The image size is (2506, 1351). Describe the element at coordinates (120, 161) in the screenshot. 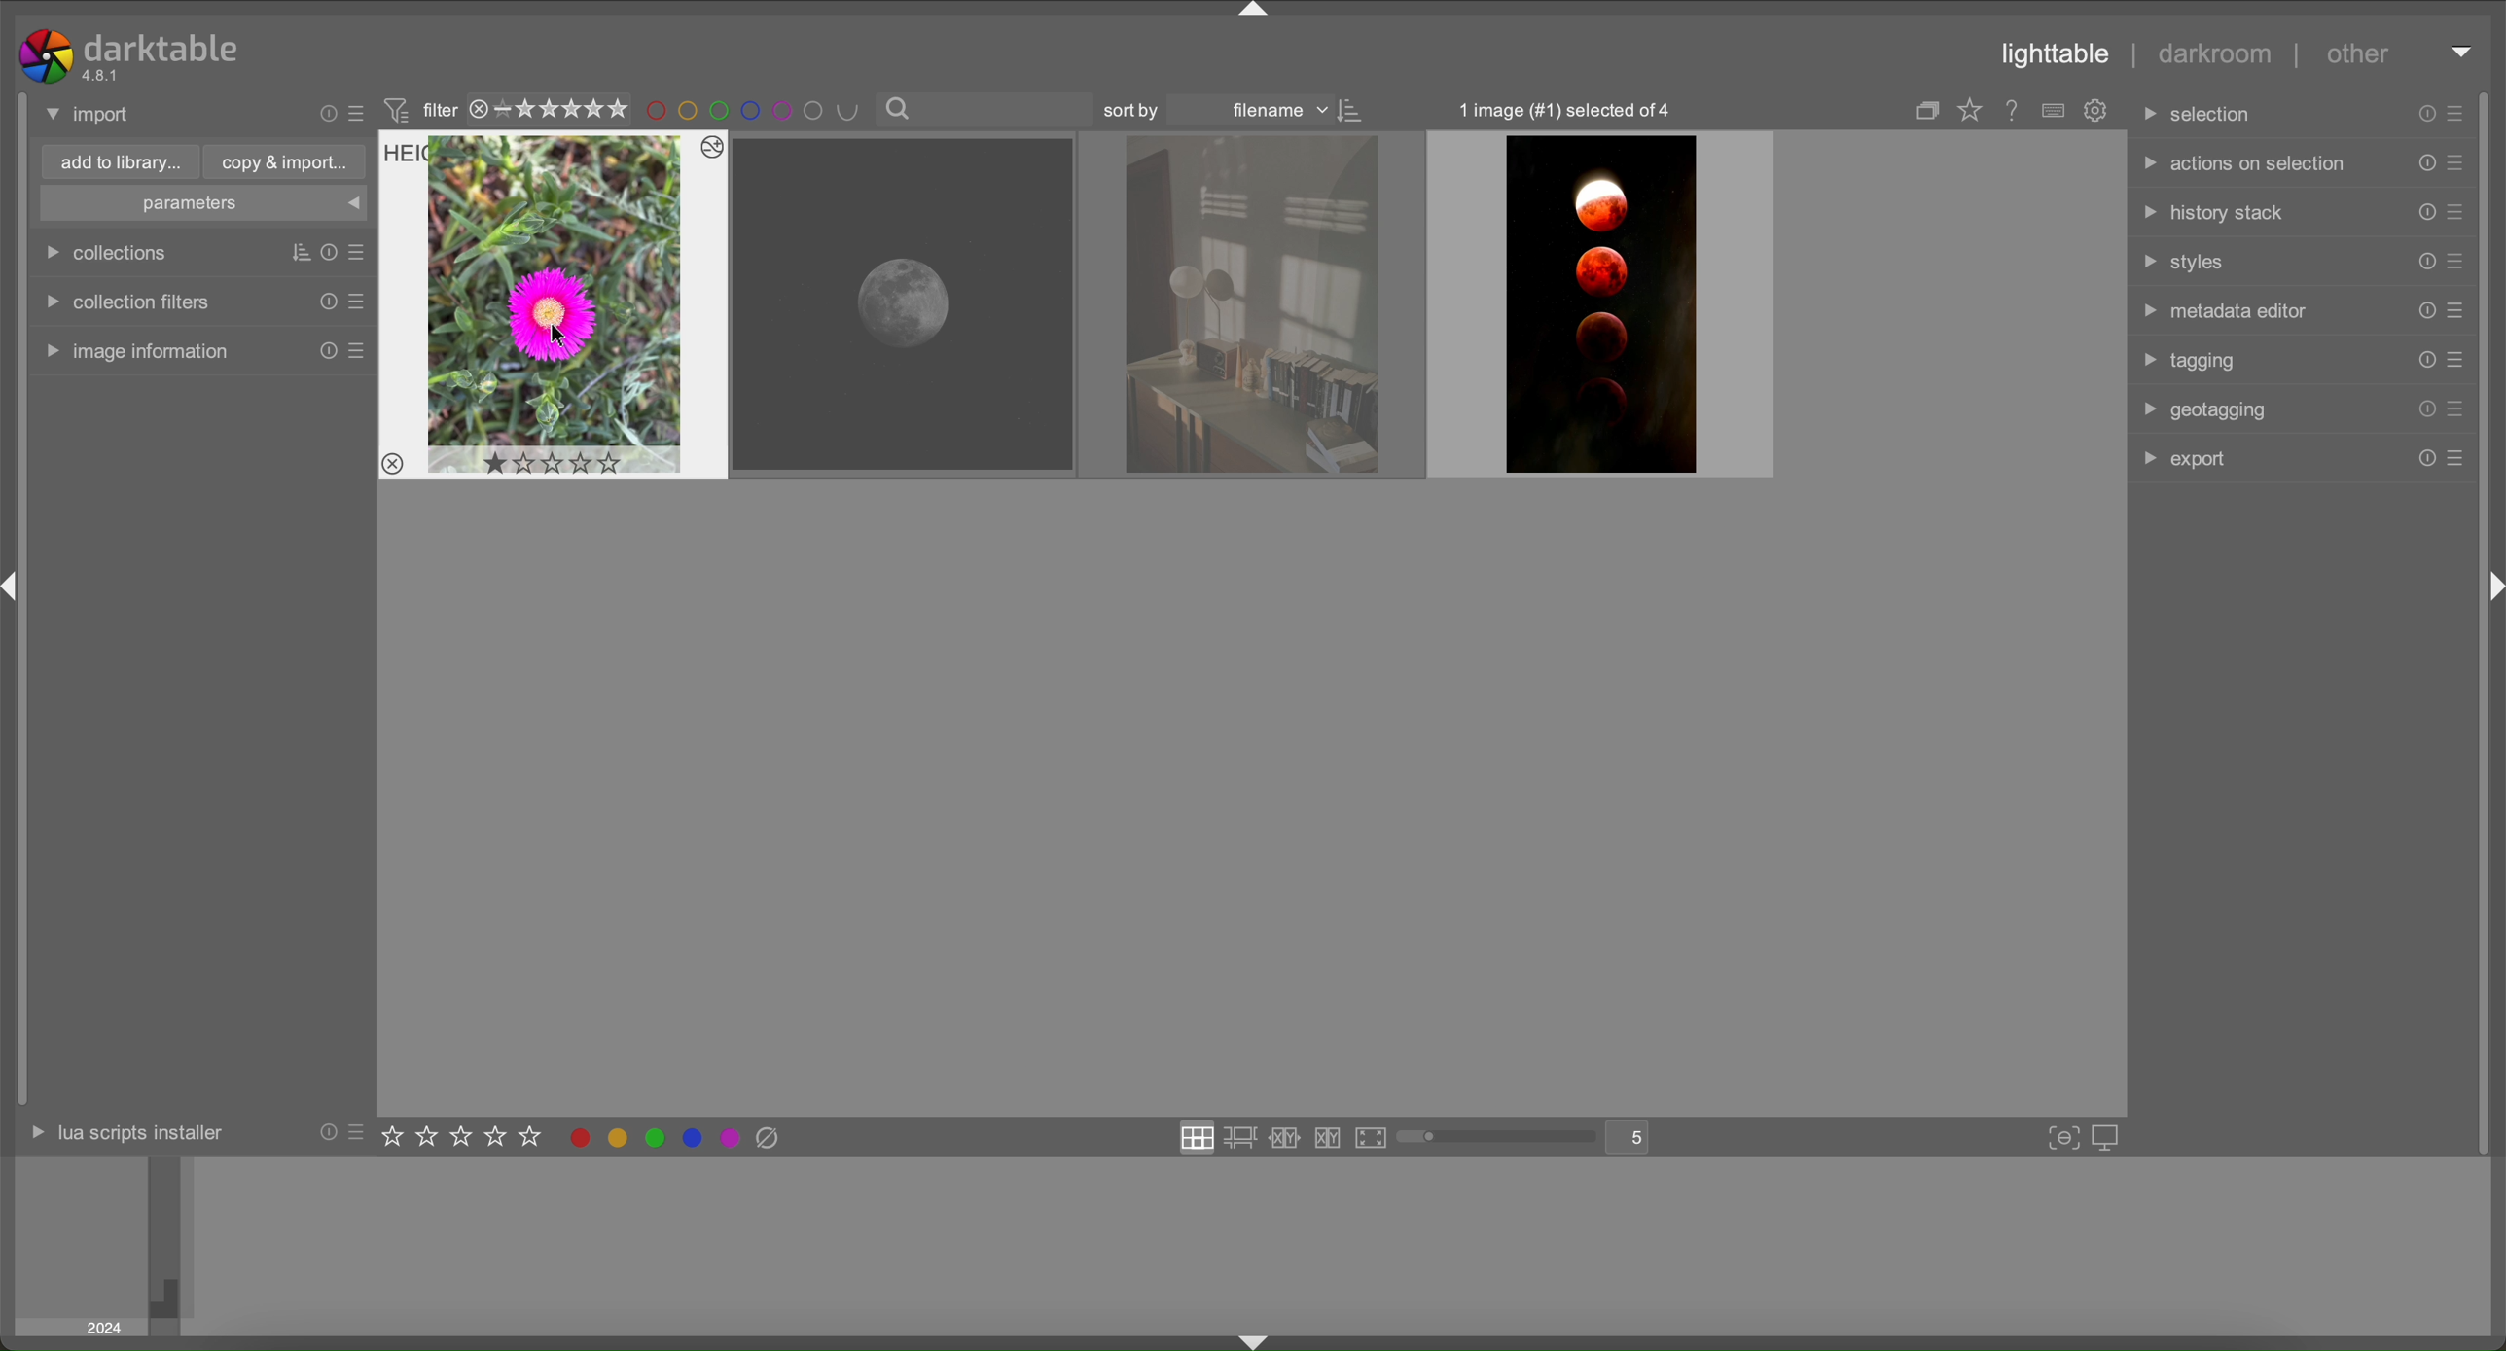

I see `add to library ` at that location.